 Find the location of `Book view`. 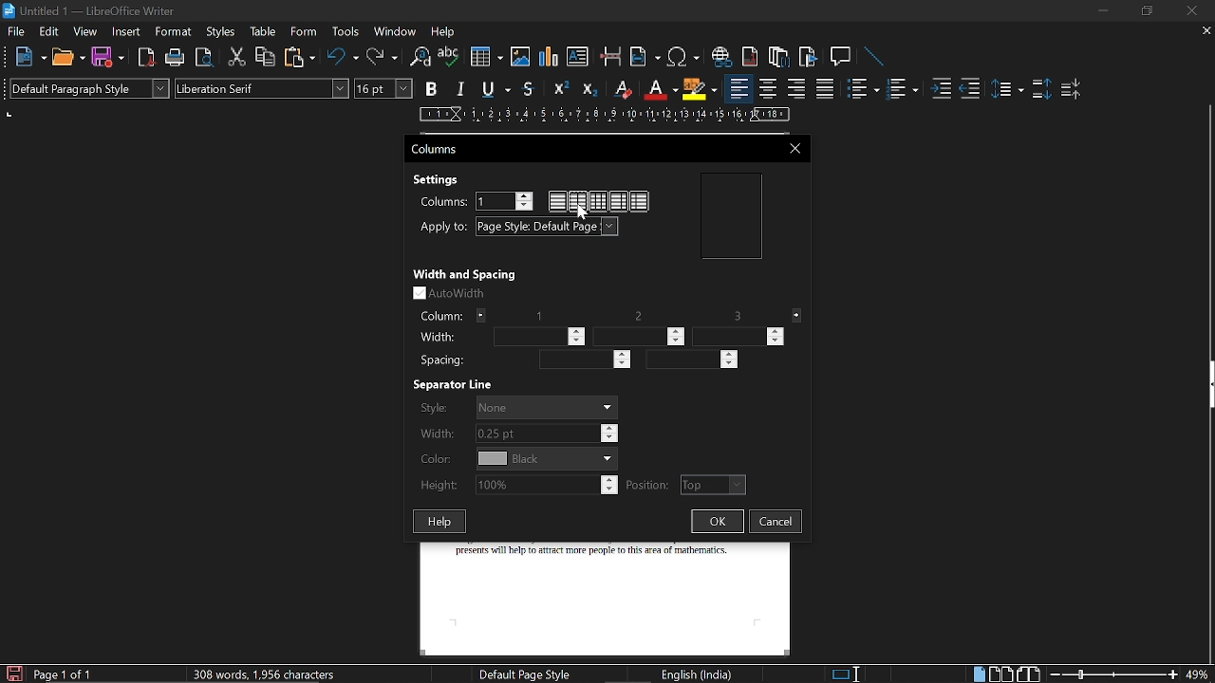

Book view is located at coordinates (1030, 670).